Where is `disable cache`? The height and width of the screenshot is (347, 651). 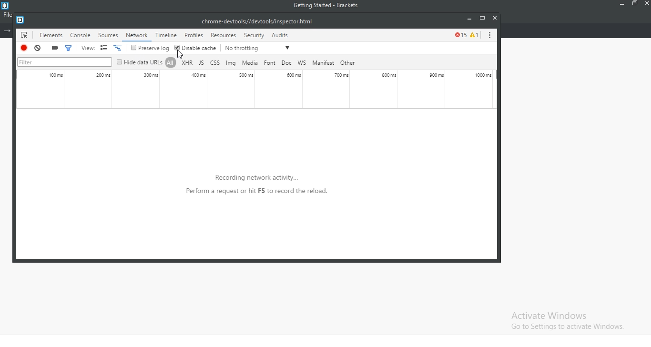 disable cache is located at coordinates (195, 48).